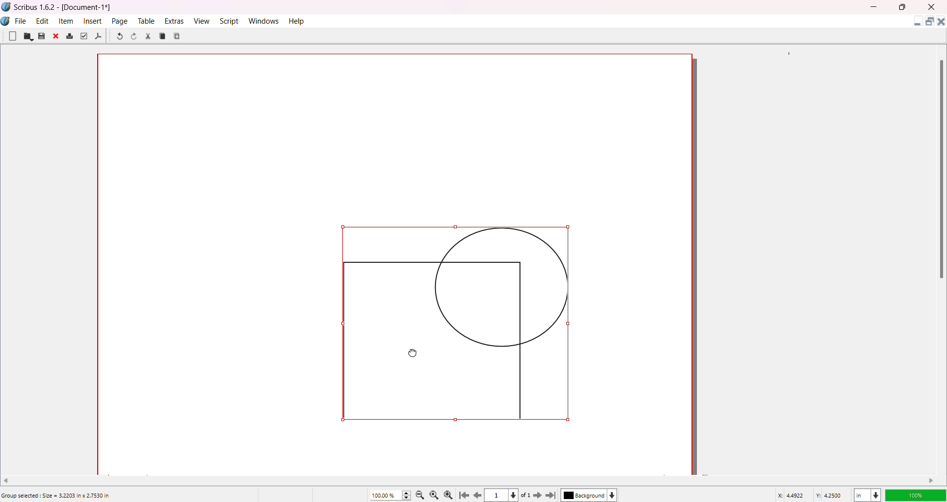  What do you see at coordinates (28, 36) in the screenshot?
I see `Open` at bounding box center [28, 36].